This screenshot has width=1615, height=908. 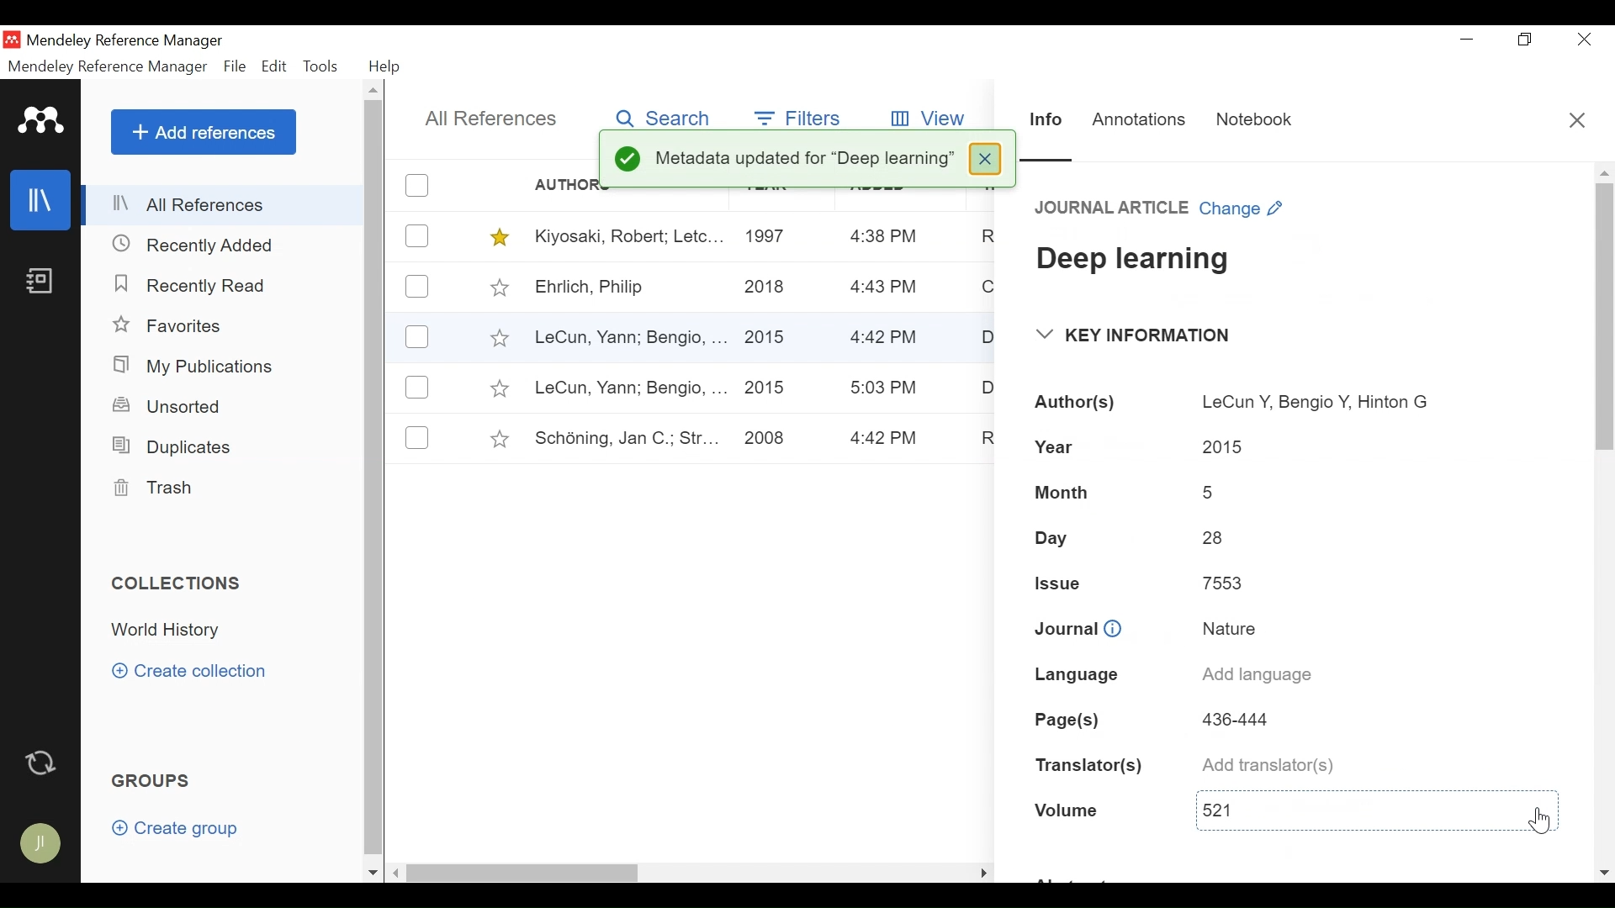 What do you see at coordinates (1073, 673) in the screenshot?
I see `Language` at bounding box center [1073, 673].